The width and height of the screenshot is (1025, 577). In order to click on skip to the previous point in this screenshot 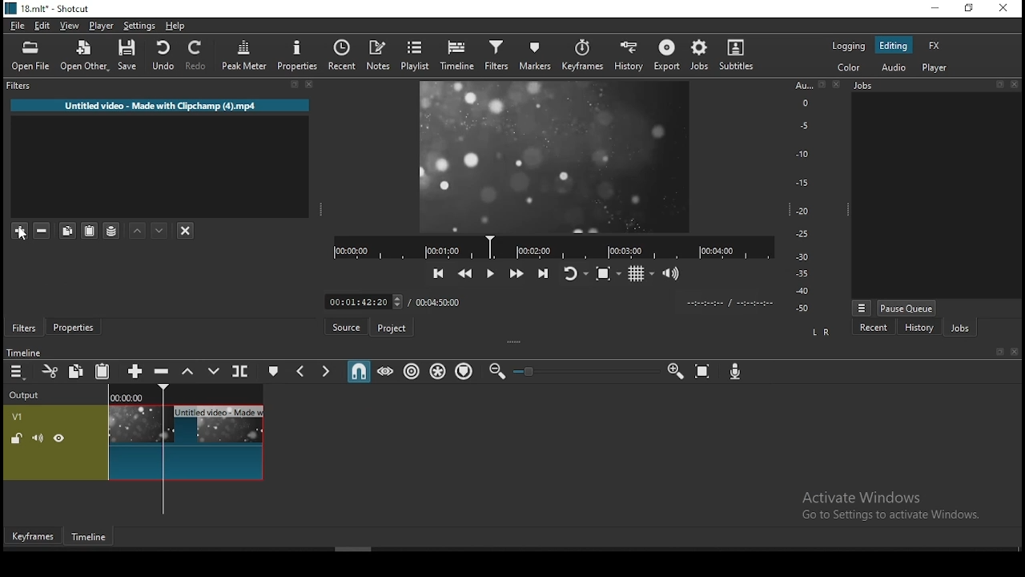, I will do `click(439, 273)`.